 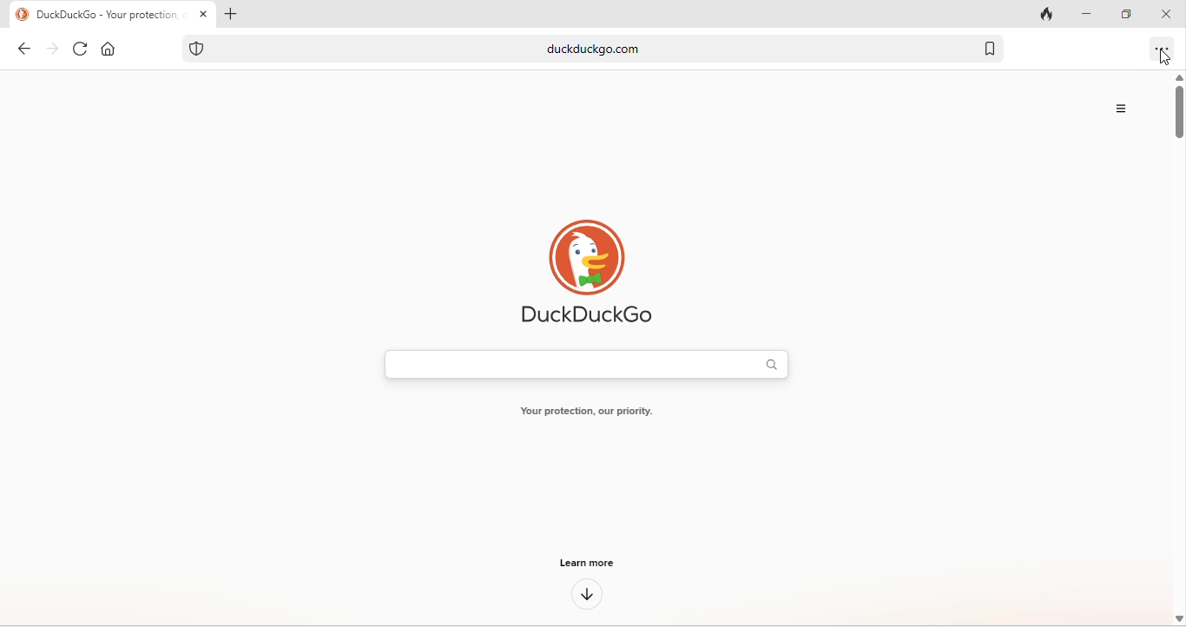 What do you see at coordinates (1177, 618) in the screenshot?
I see `scroll down` at bounding box center [1177, 618].